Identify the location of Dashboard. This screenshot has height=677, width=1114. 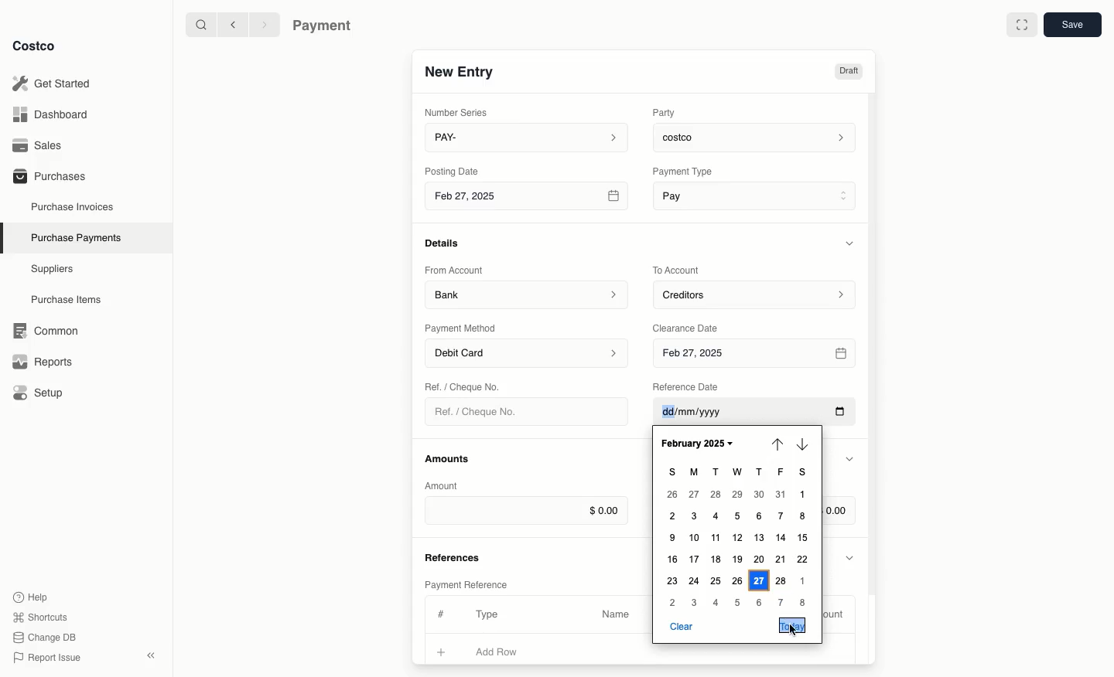
(55, 114).